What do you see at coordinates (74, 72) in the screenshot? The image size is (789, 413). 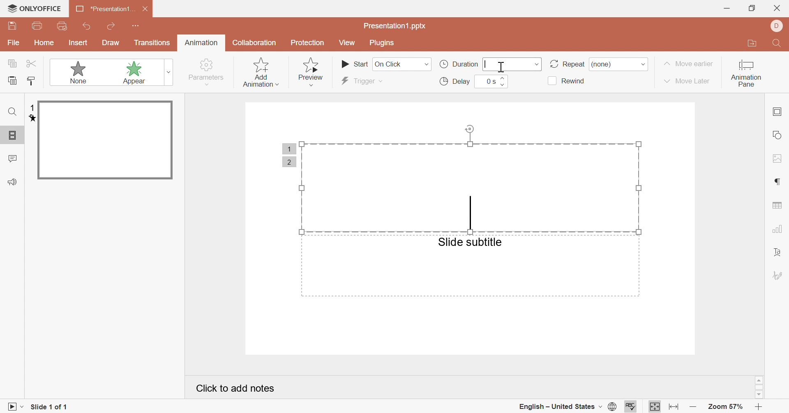 I see `none` at bounding box center [74, 72].